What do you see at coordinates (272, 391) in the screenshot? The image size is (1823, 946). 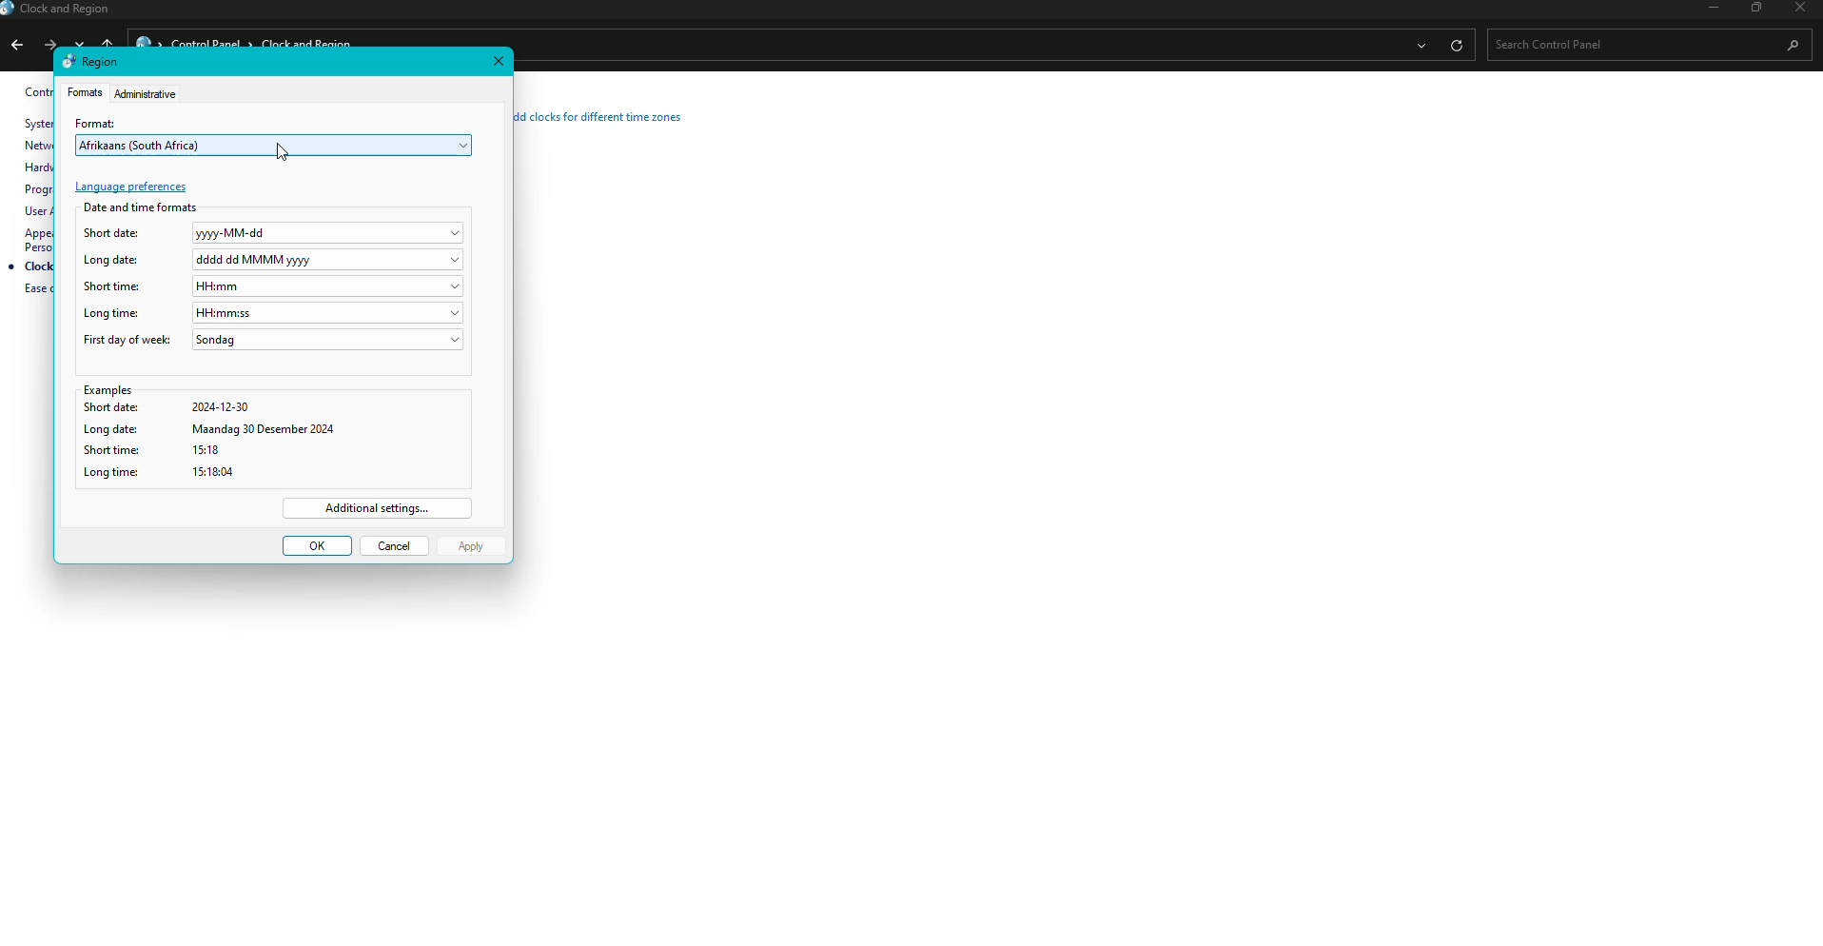 I see `Examples` at bounding box center [272, 391].